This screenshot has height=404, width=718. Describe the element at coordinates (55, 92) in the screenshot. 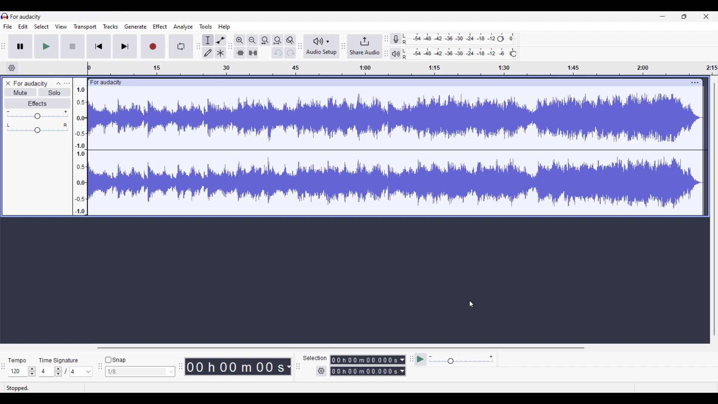

I see `Solo` at that location.